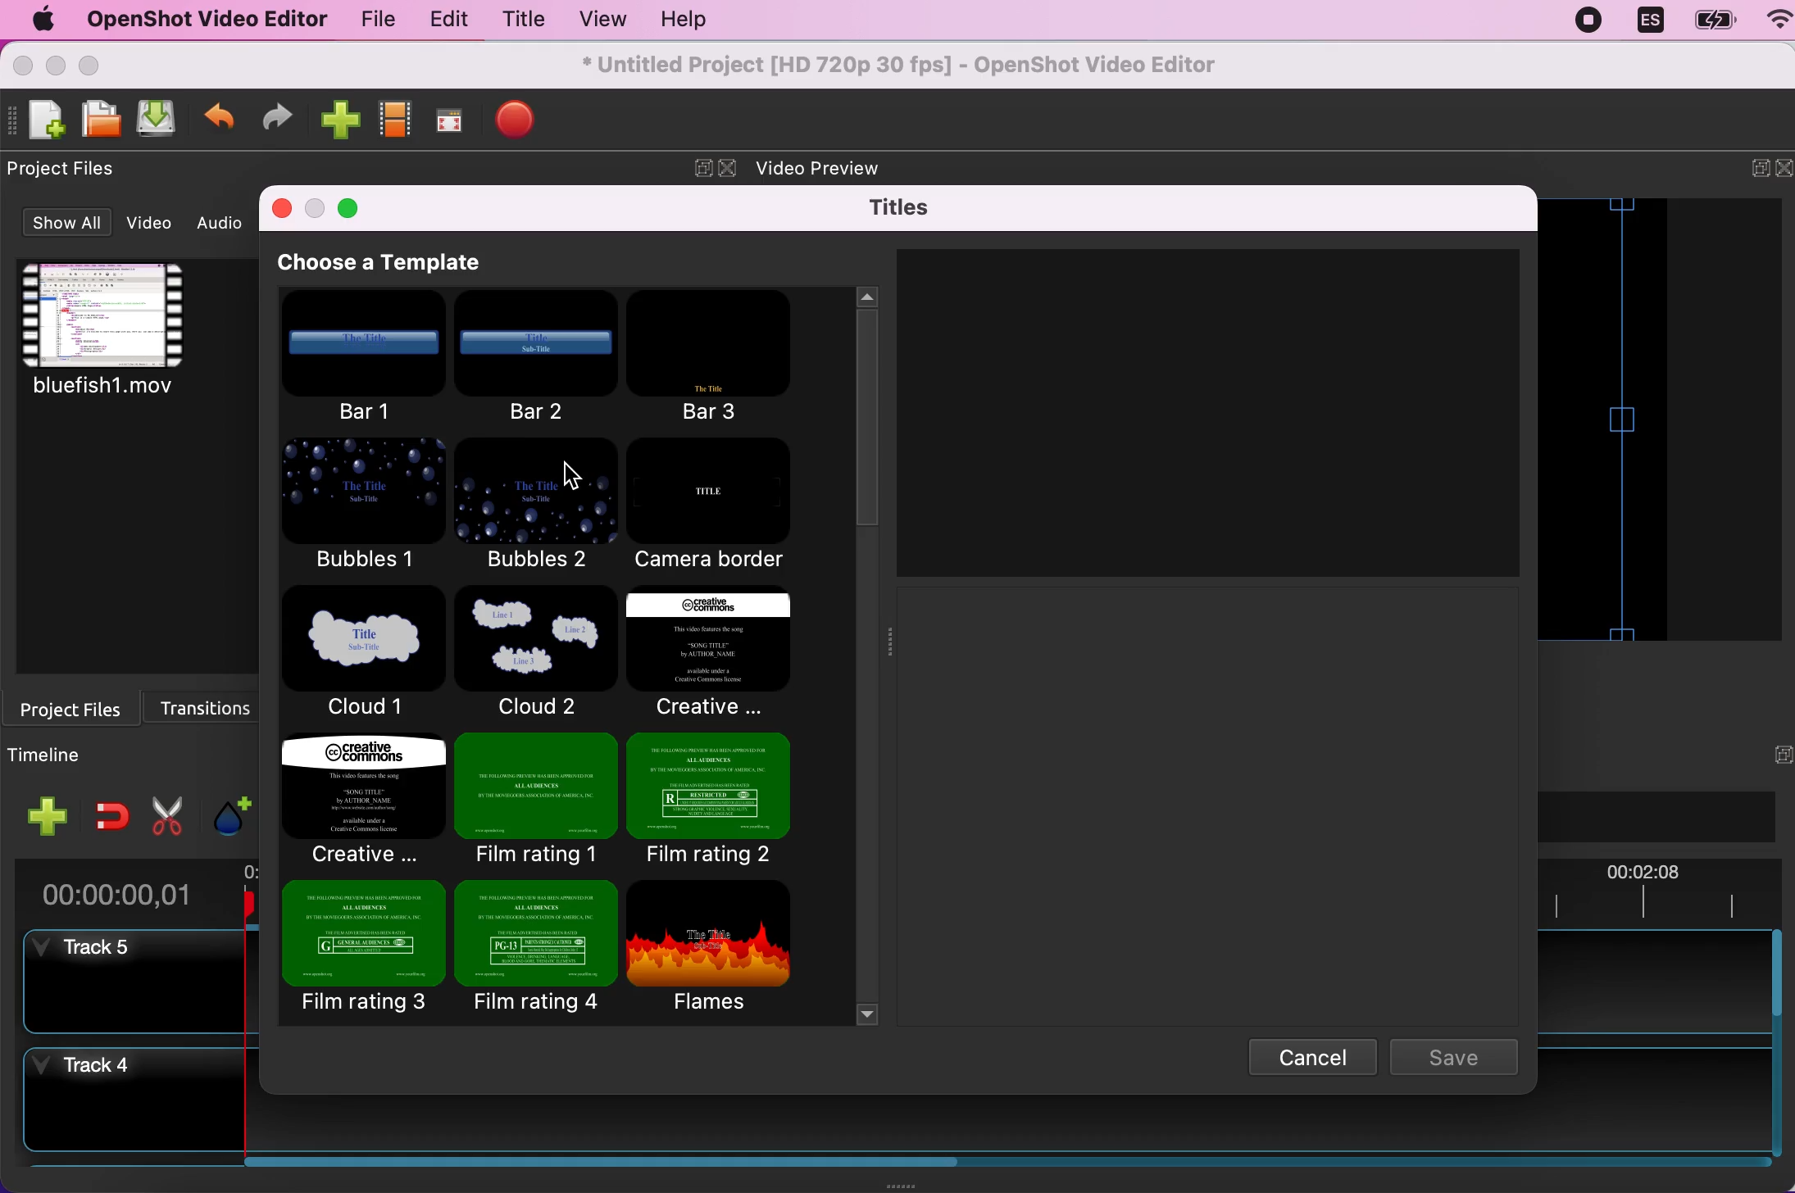 The width and height of the screenshot is (1795, 1193). Describe the element at coordinates (725, 947) in the screenshot. I see `flames` at that location.